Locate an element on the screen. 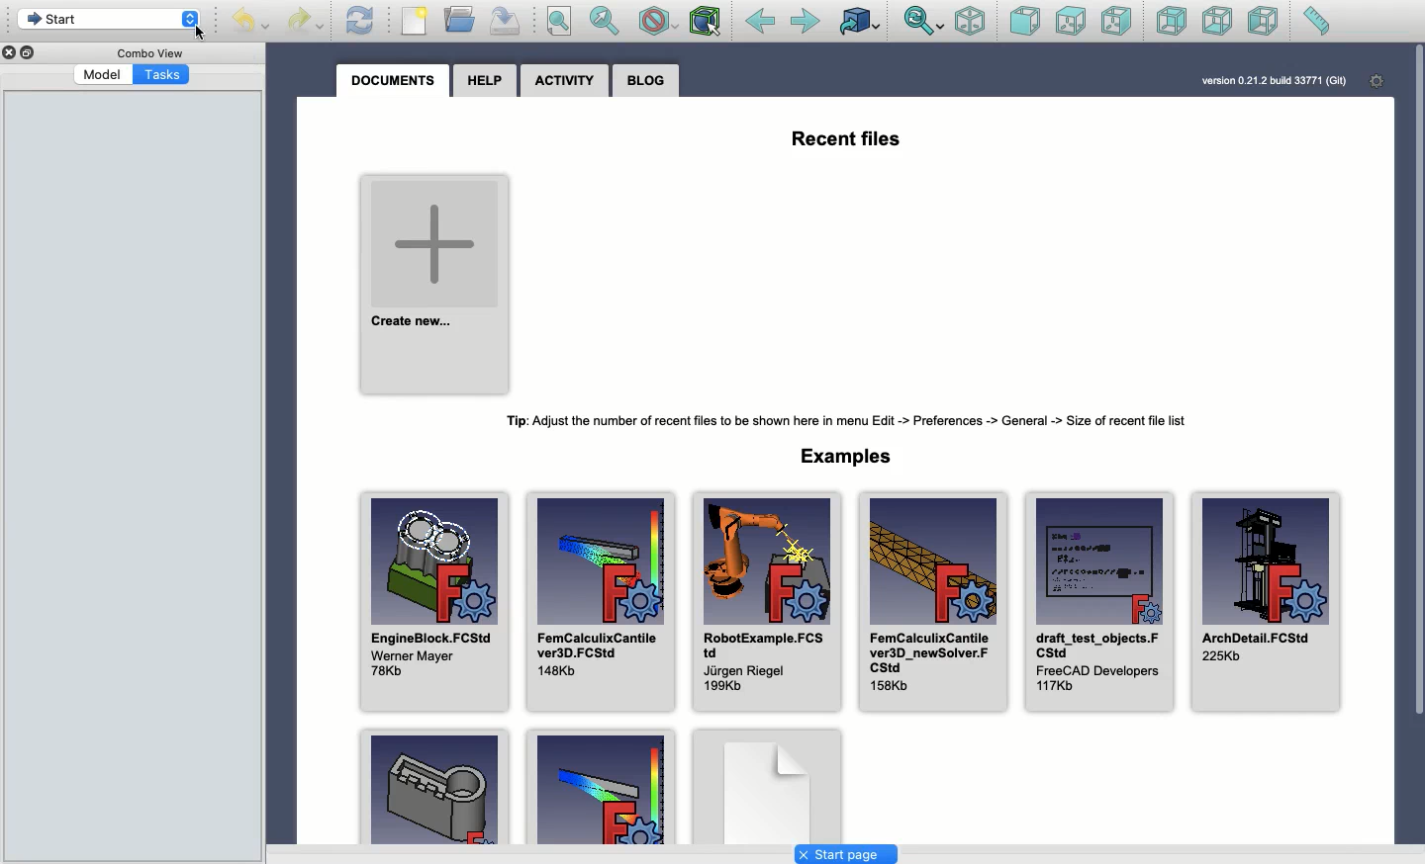  version 0.21.2 bud 33771 (Git) is located at coordinates (1273, 80).